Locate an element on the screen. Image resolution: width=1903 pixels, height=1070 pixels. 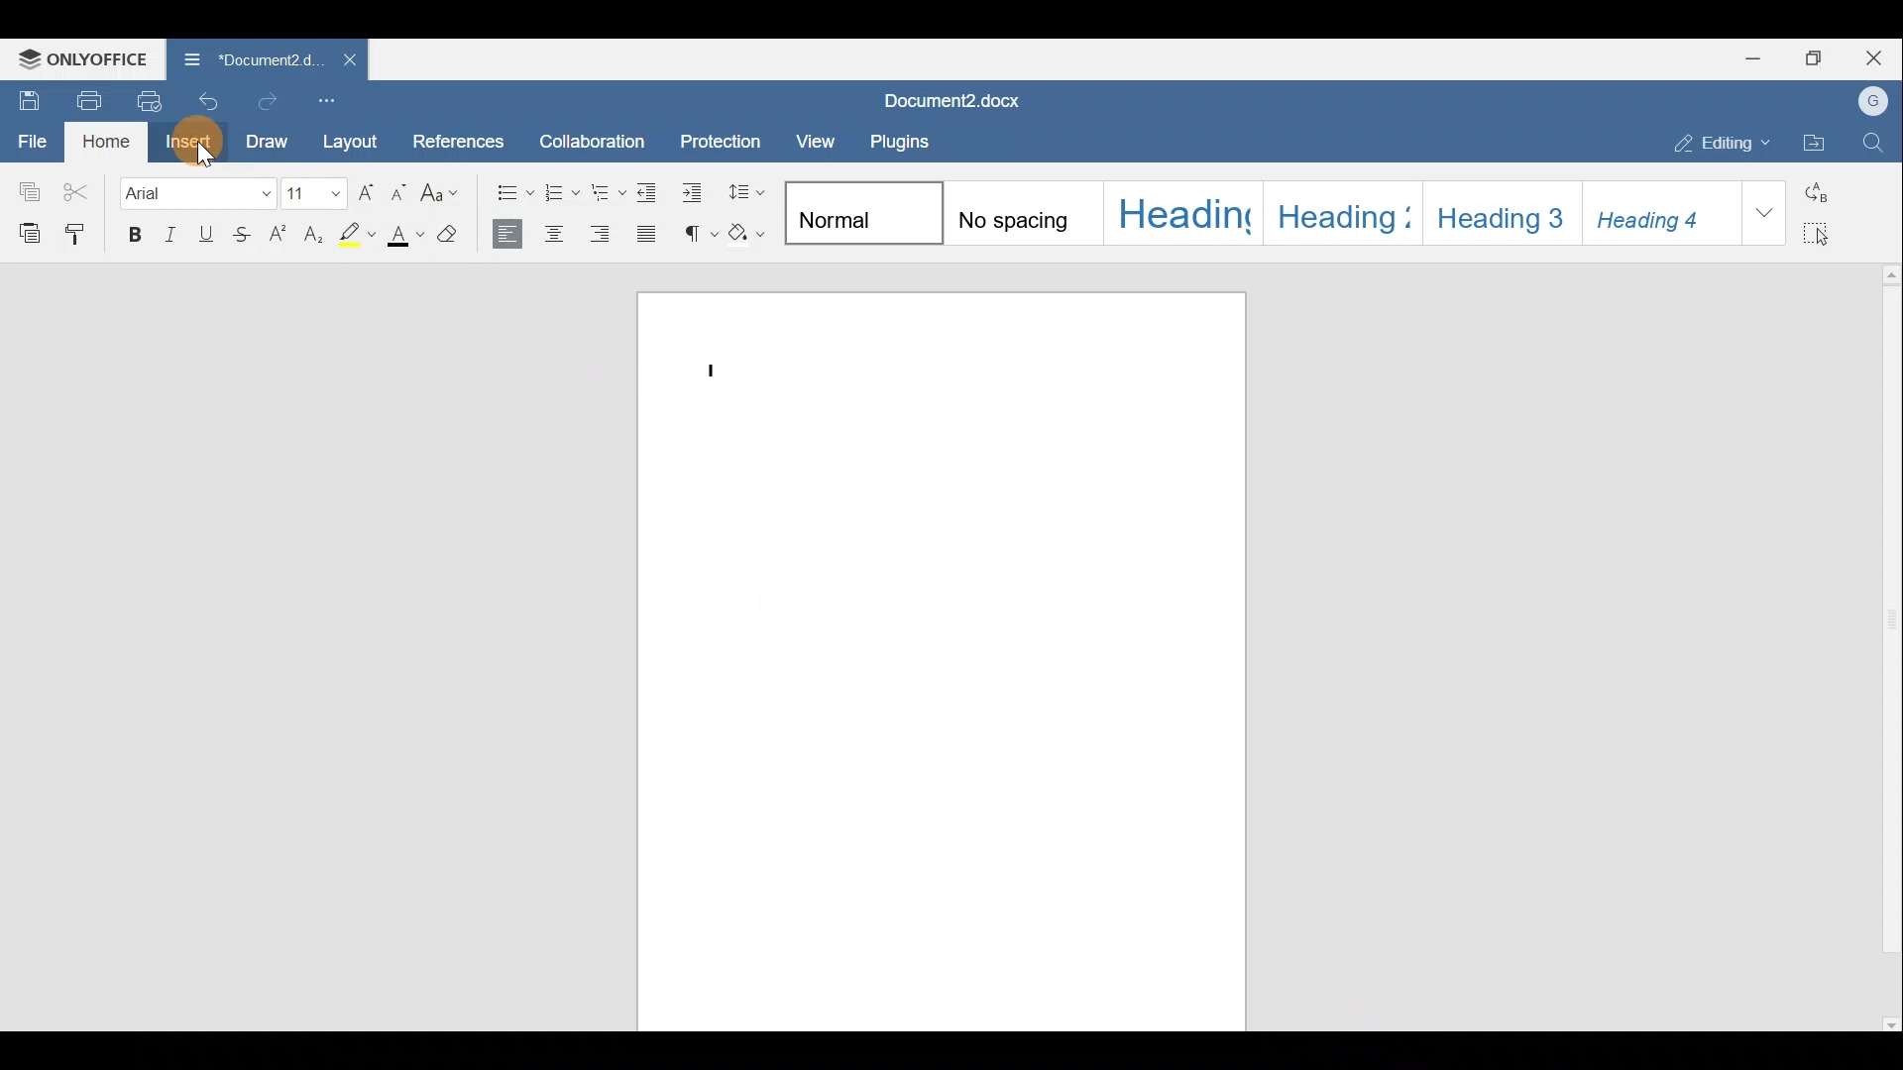
Font size is located at coordinates (315, 192).